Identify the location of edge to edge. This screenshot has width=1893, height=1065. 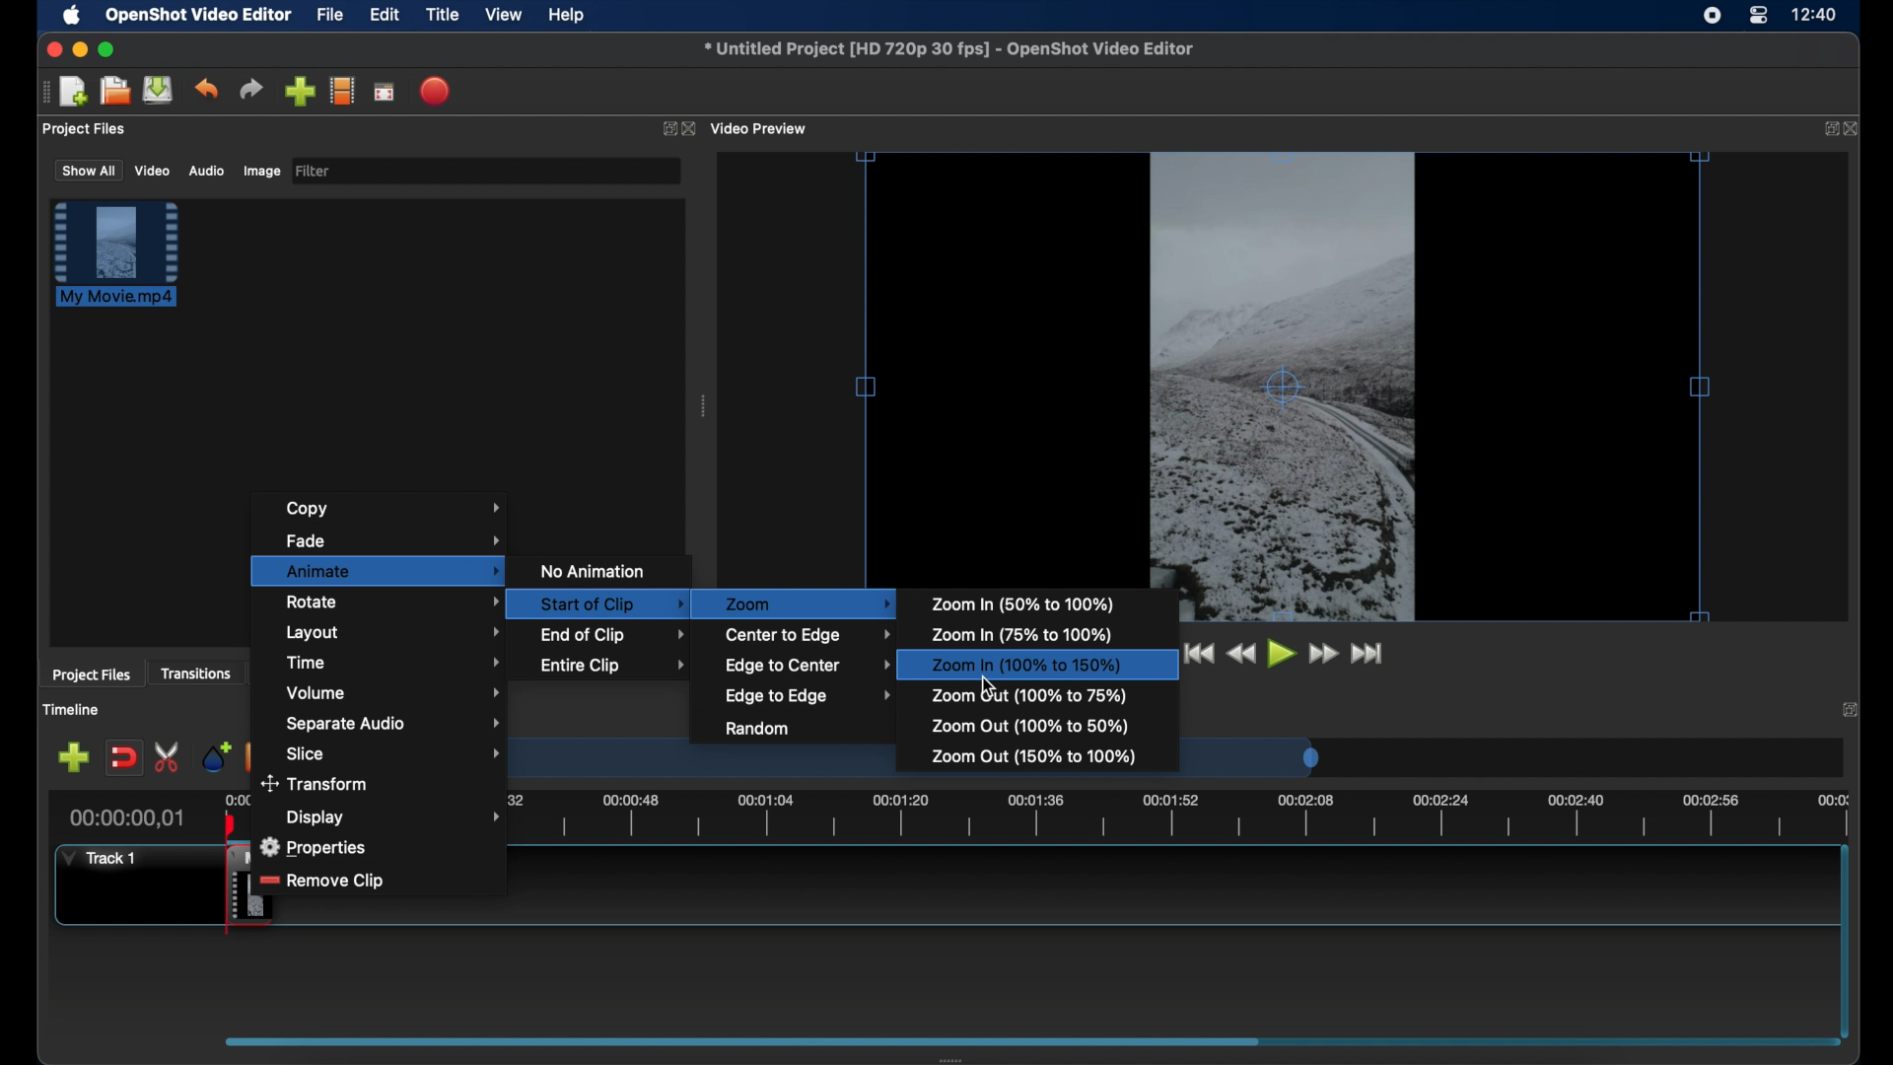
(808, 695).